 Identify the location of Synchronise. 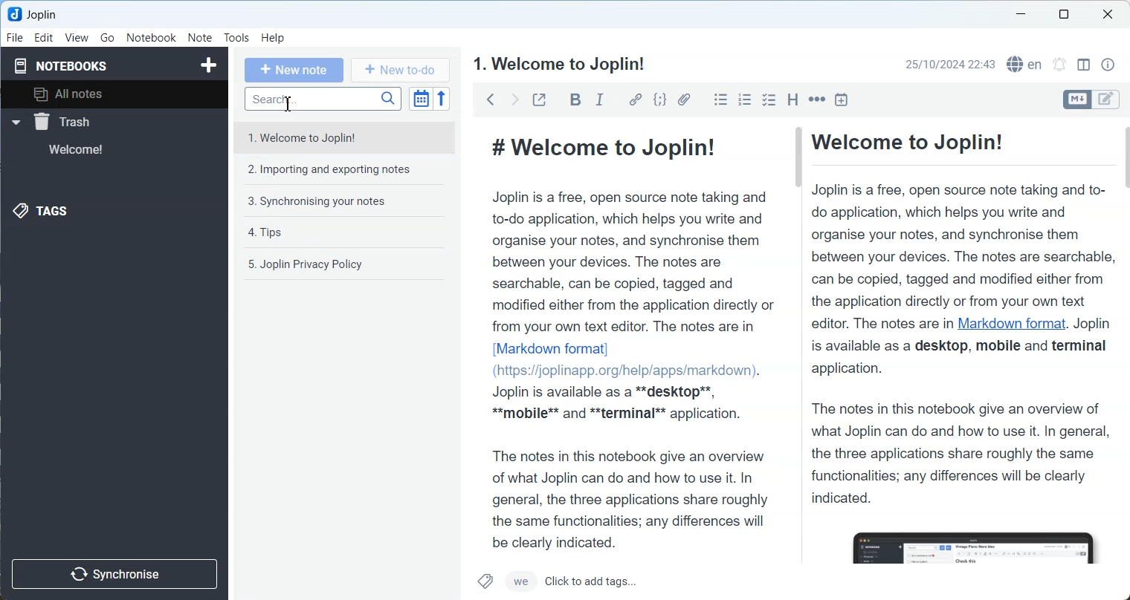
(117, 573).